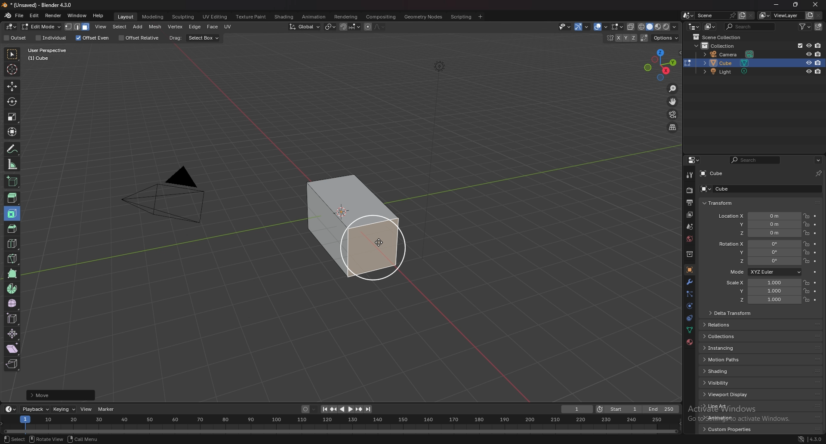 The image size is (826, 444). Describe the element at coordinates (673, 89) in the screenshot. I see `zoom` at that location.